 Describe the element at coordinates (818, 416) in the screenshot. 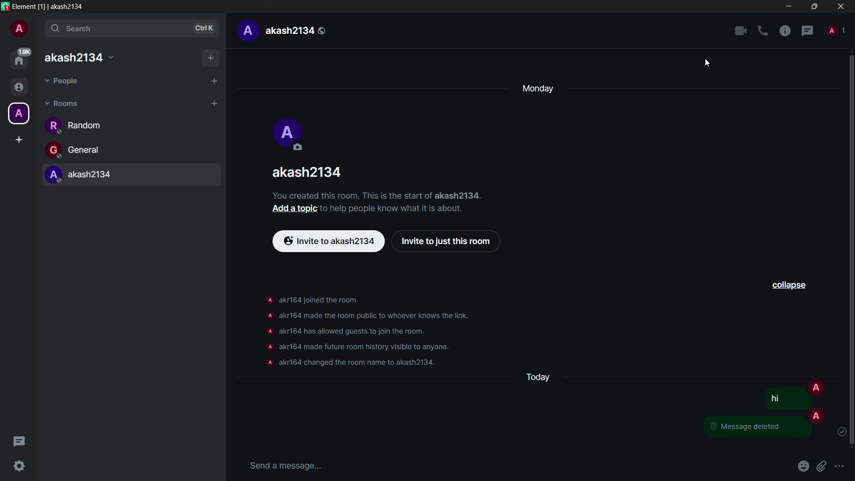

I see `` at that location.